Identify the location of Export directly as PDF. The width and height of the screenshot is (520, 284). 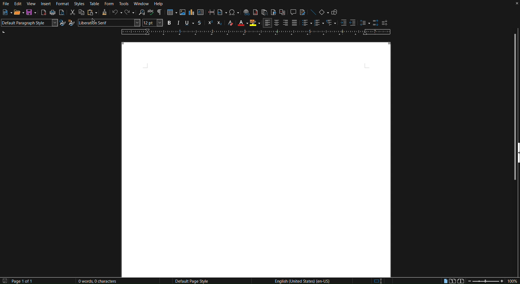
(44, 13).